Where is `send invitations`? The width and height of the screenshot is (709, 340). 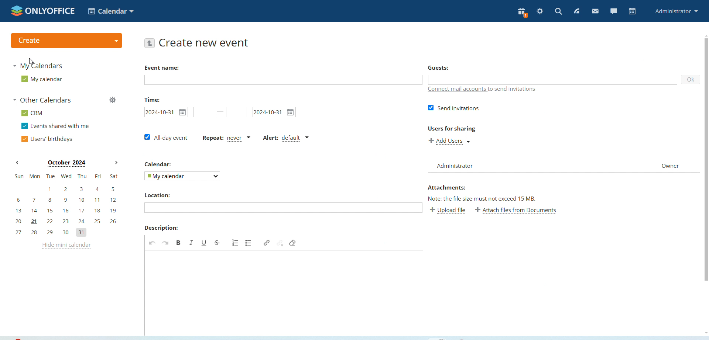 send invitations is located at coordinates (453, 108).